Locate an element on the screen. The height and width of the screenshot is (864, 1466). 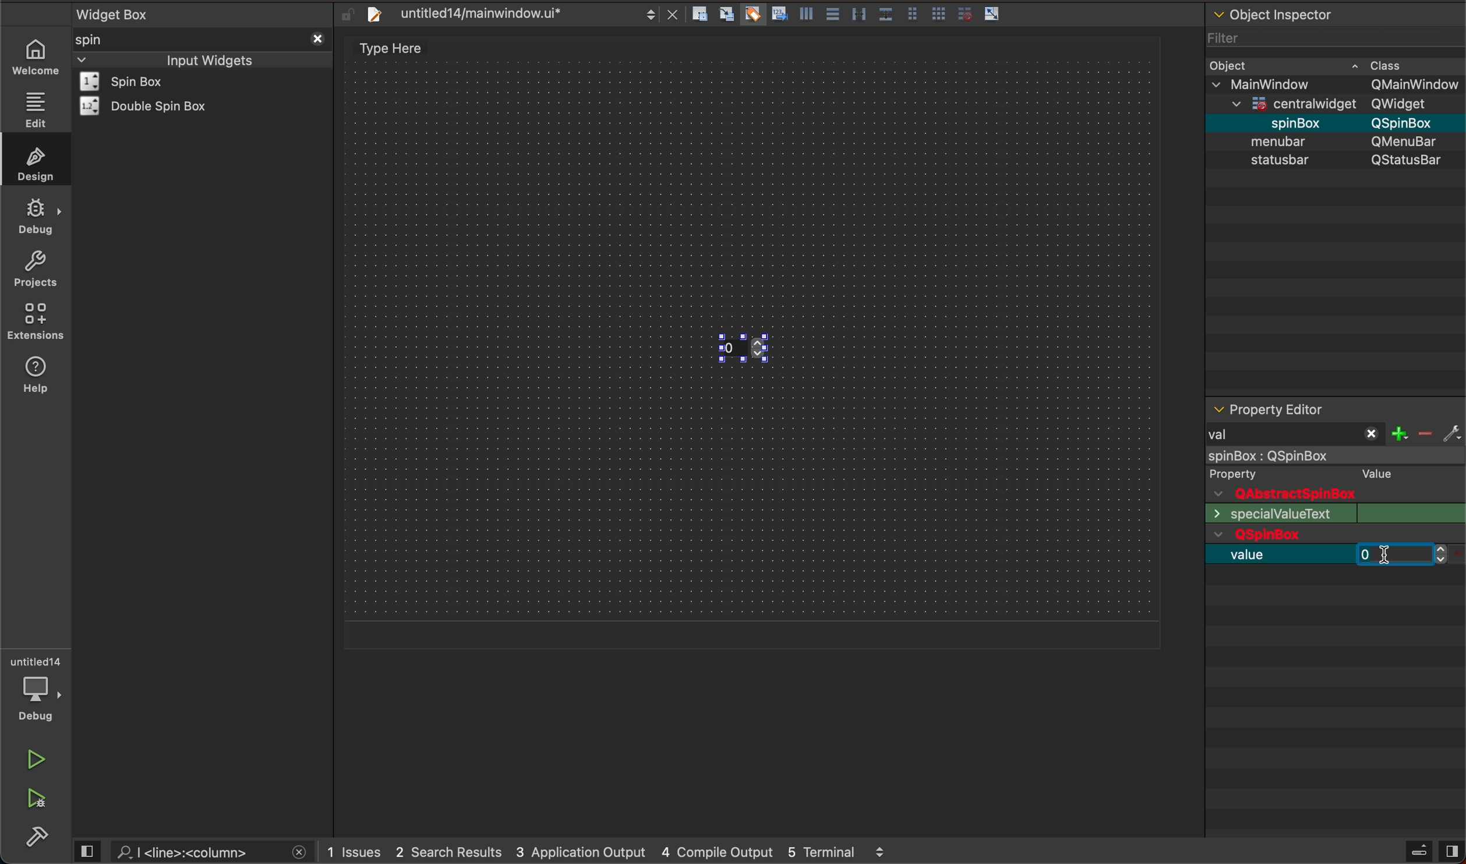
before typing is located at coordinates (1400, 555).